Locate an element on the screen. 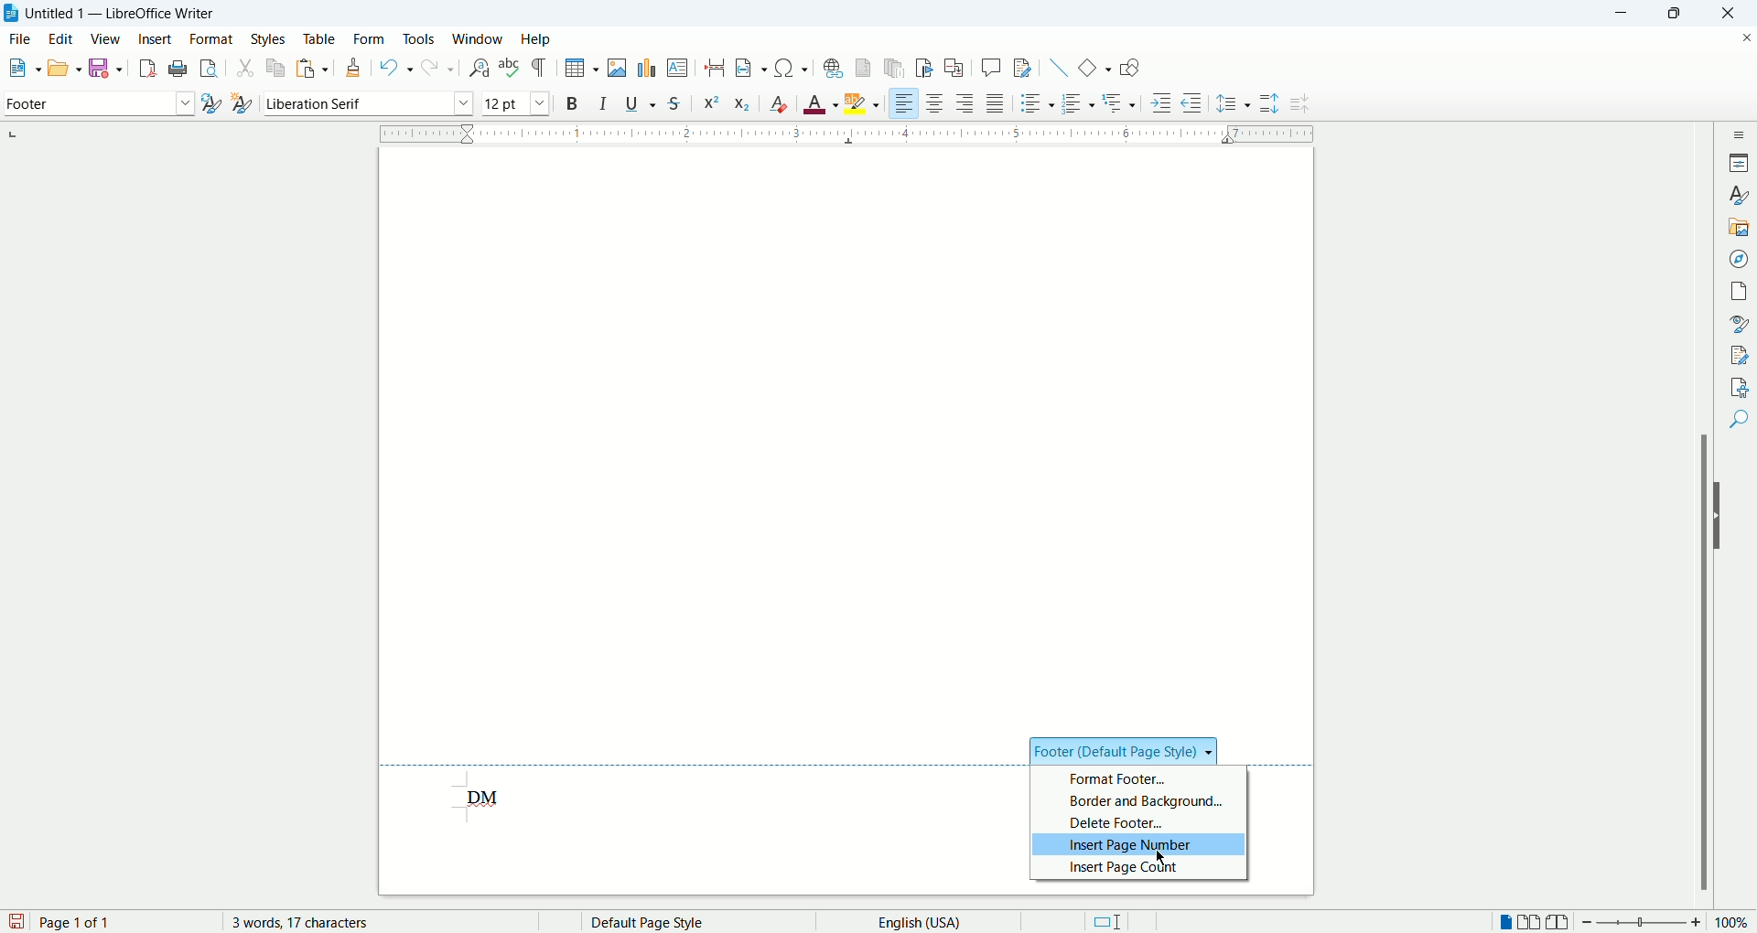  close document is located at coordinates (1742, 36).